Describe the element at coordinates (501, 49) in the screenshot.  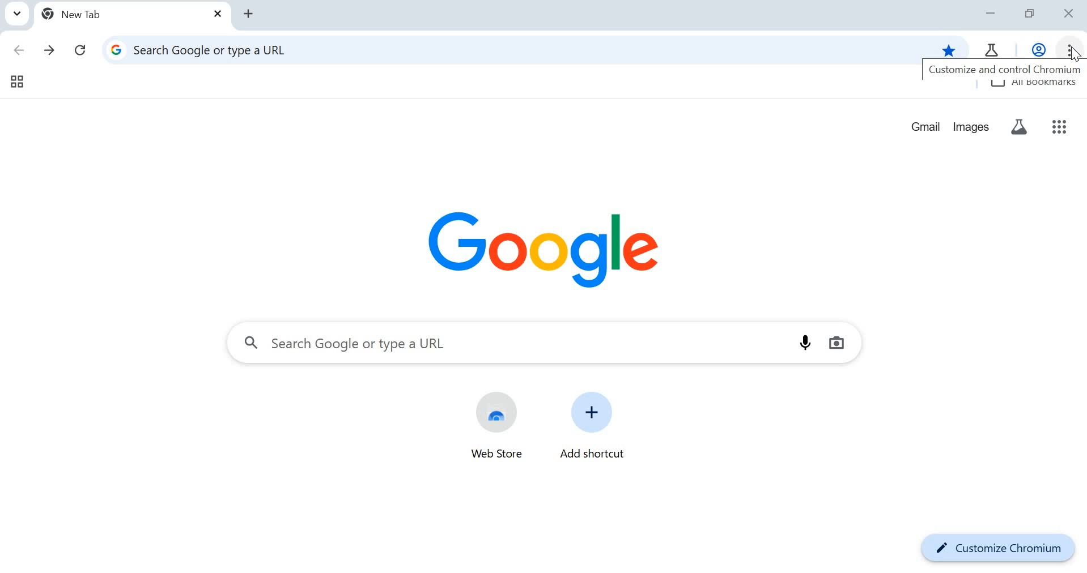
I see `address tab` at that location.